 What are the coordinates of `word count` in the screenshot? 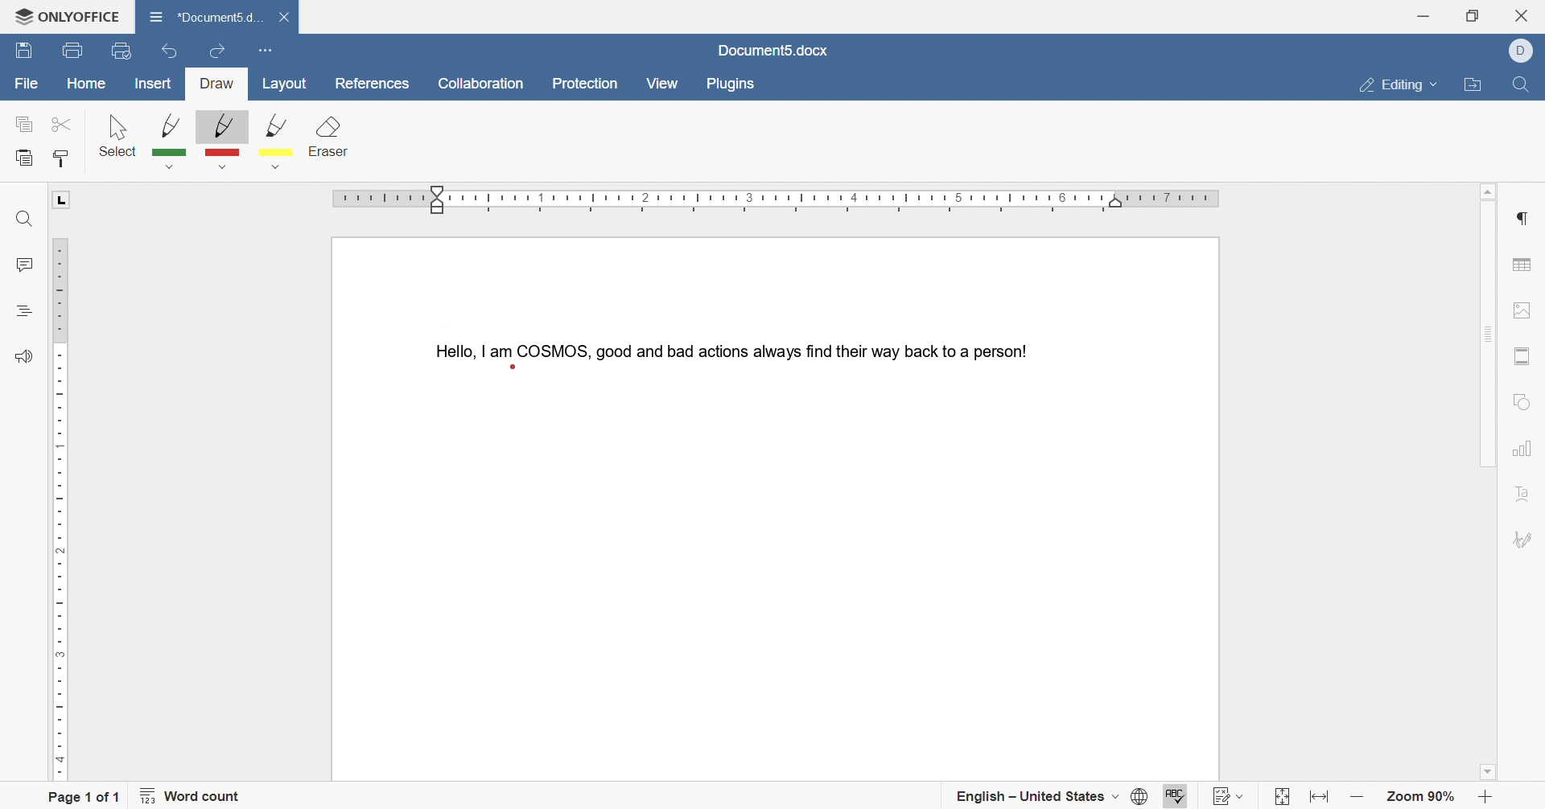 It's located at (196, 799).